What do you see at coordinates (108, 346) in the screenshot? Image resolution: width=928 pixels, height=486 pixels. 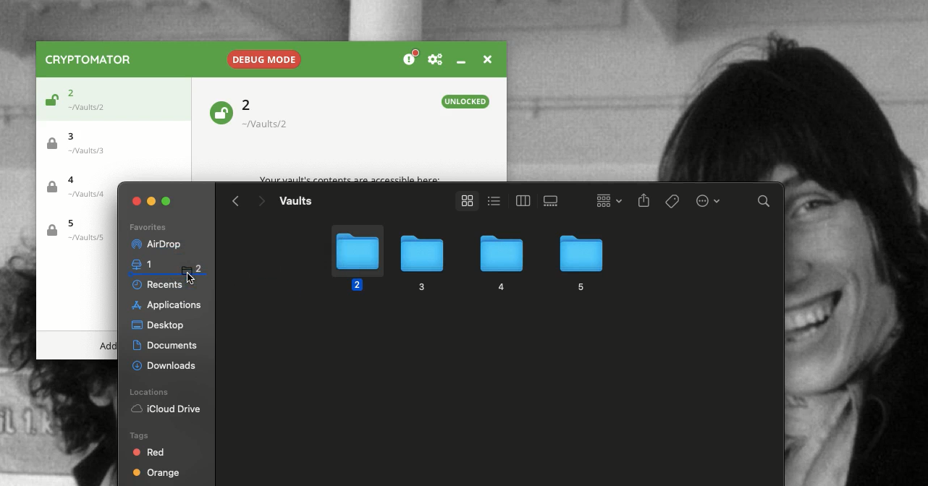 I see `Add menu` at bounding box center [108, 346].